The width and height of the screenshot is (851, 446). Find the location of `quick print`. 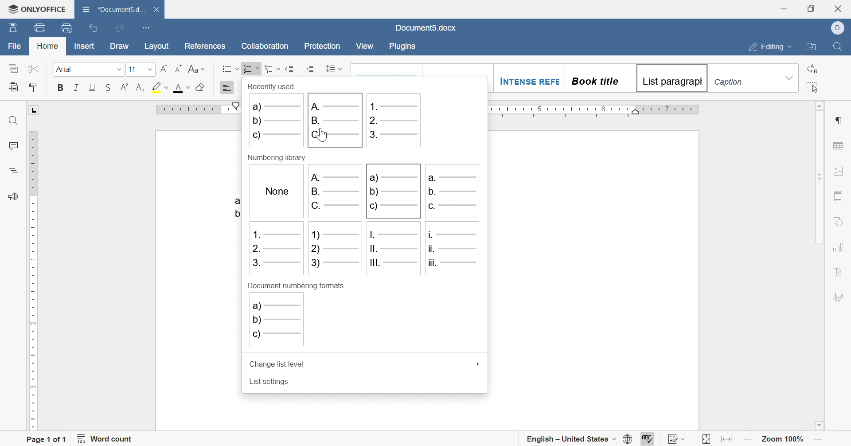

quick print is located at coordinates (68, 27).